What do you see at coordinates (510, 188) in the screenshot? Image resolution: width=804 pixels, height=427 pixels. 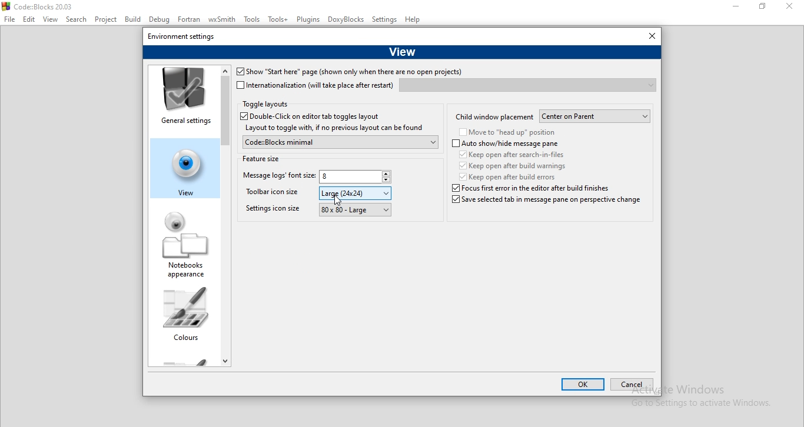 I see `Focus first error in the editor after build finishes` at bounding box center [510, 188].